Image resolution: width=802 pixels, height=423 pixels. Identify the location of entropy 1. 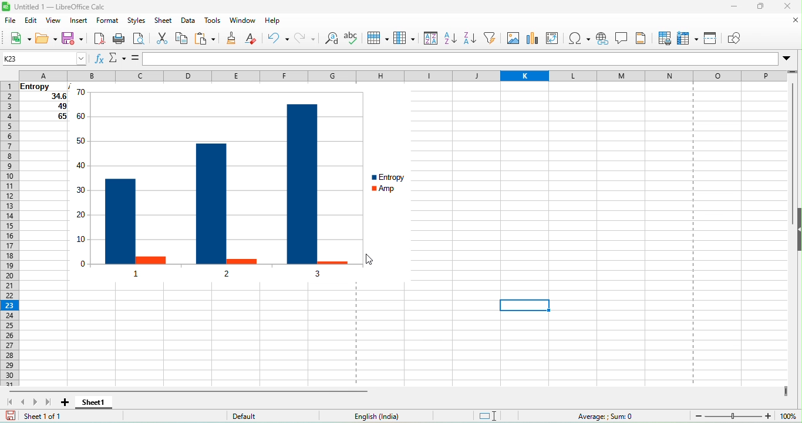
(120, 221).